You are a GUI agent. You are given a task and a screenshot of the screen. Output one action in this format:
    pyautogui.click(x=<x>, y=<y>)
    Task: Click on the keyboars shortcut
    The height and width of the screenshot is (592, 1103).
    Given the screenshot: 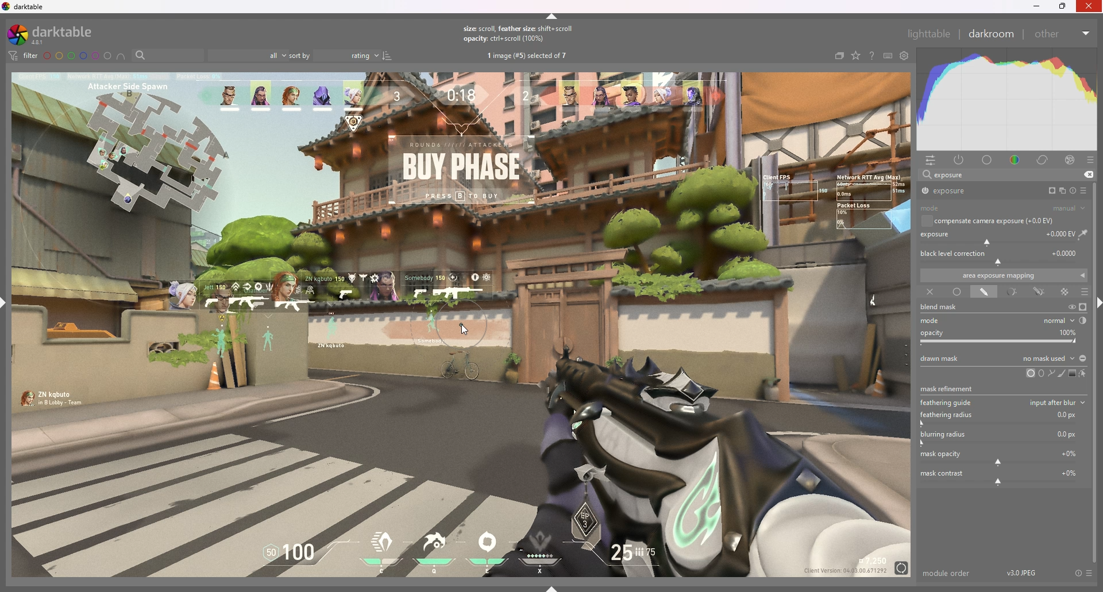 What is the action you would take?
    pyautogui.click(x=887, y=56)
    